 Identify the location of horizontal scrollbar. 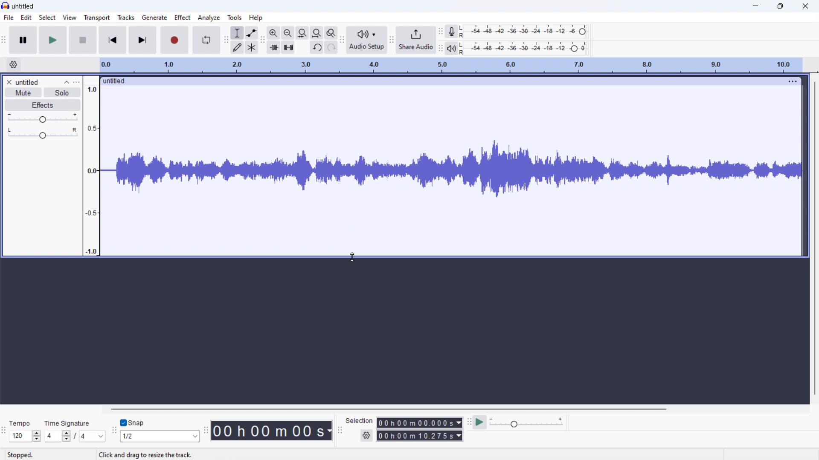
(388, 408).